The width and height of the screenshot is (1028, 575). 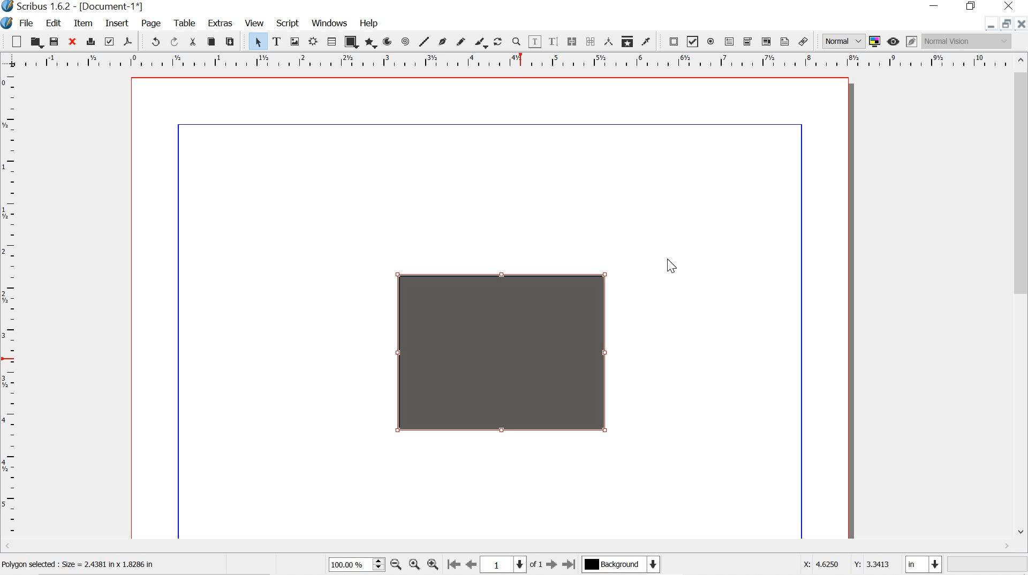 What do you see at coordinates (480, 42) in the screenshot?
I see `calligraphic line` at bounding box center [480, 42].